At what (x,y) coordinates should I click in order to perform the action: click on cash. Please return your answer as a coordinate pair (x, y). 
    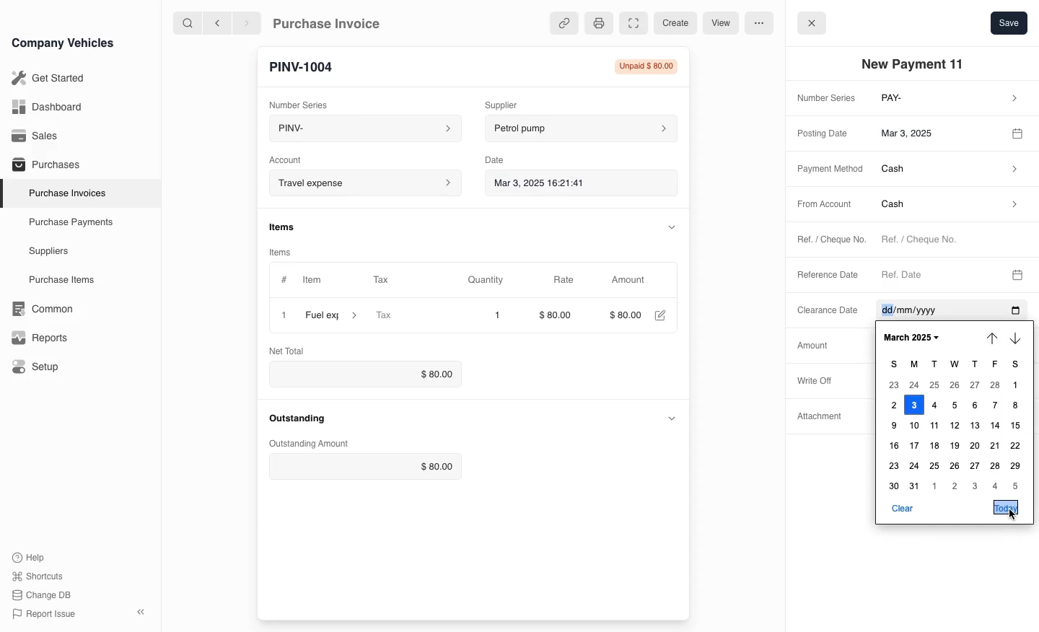
    Looking at the image, I should click on (947, 207).